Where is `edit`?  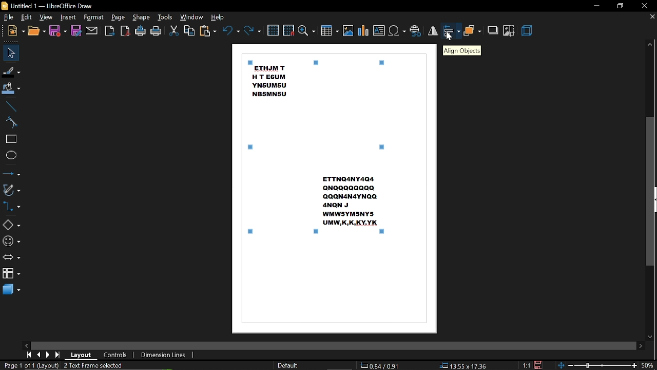
edit is located at coordinates (27, 17).